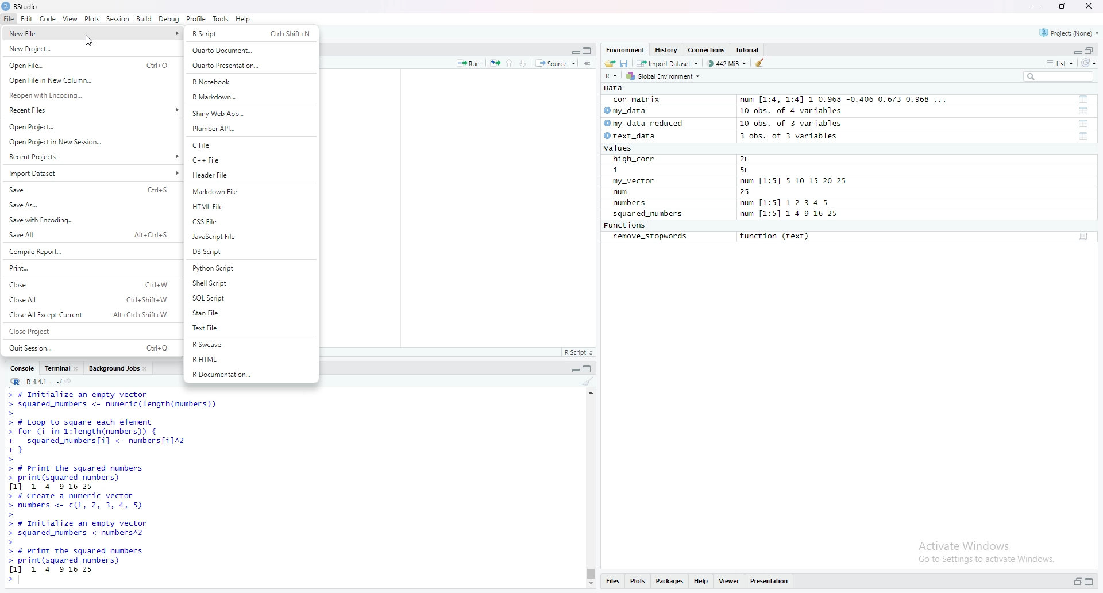 Image resolution: width=1103 pixels, height=593 pixels. Describe the element at coordinates (147, 368) in the screenshot. I see `close` at that location.